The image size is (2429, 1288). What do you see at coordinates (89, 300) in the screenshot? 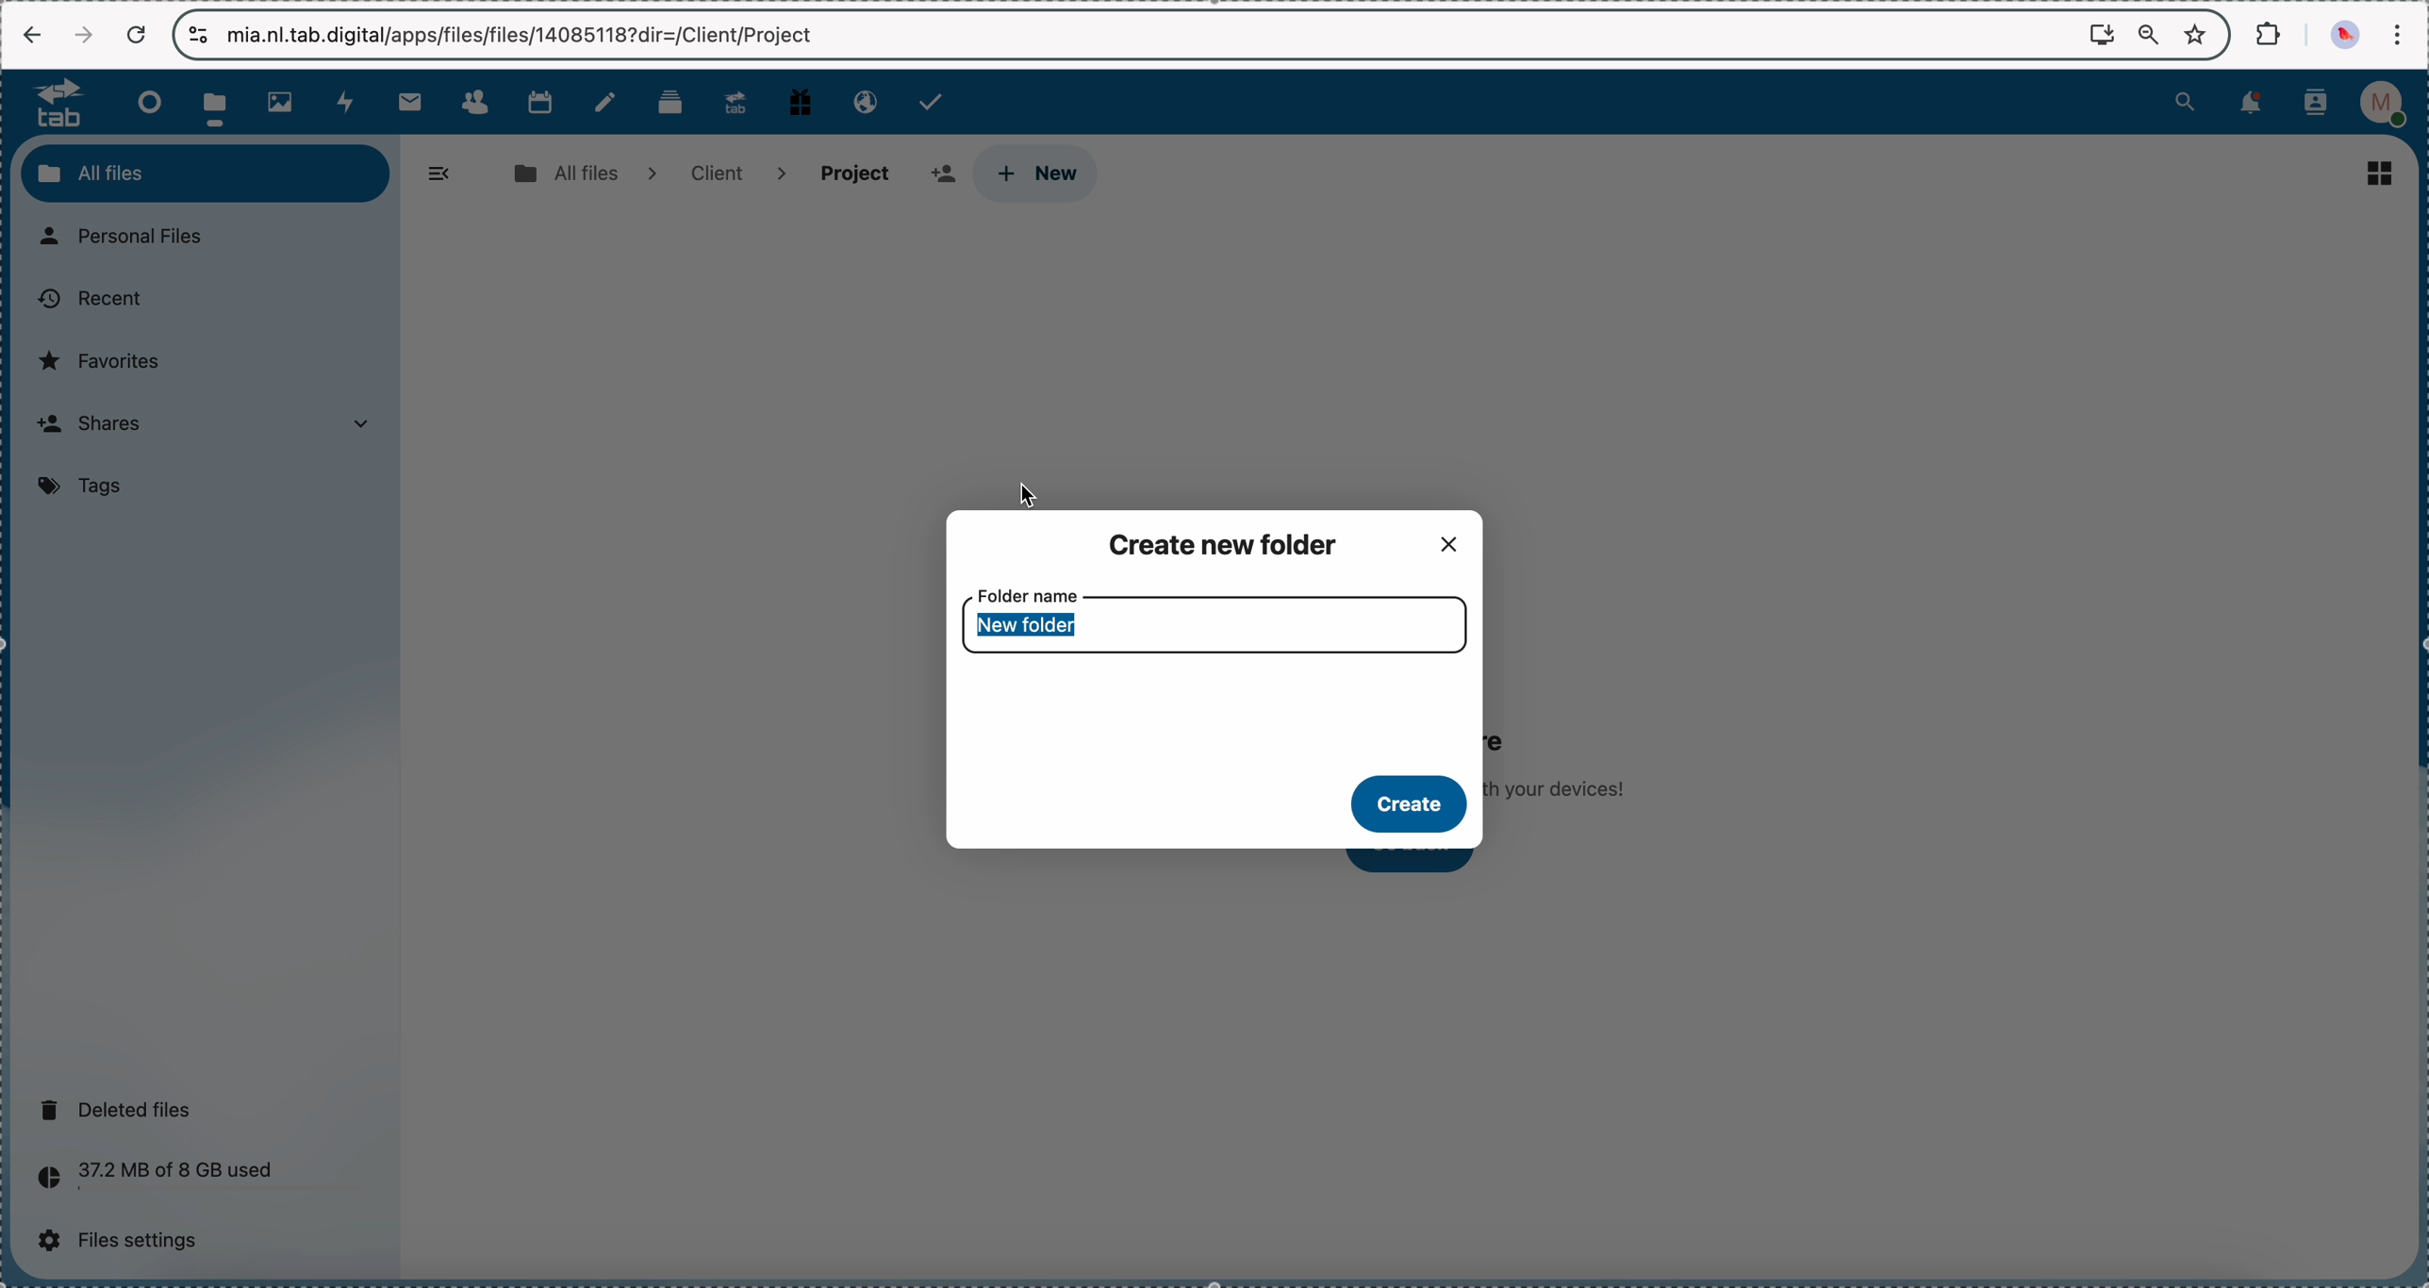
I see `recent` at bounding box center [89, 300].